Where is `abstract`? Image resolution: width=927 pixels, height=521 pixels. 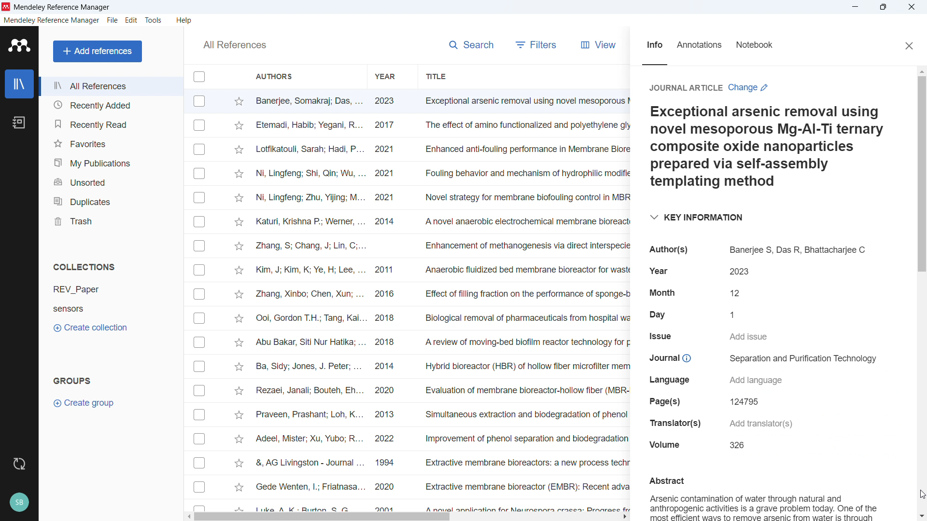
abstract is located at coordinates (666, 481).